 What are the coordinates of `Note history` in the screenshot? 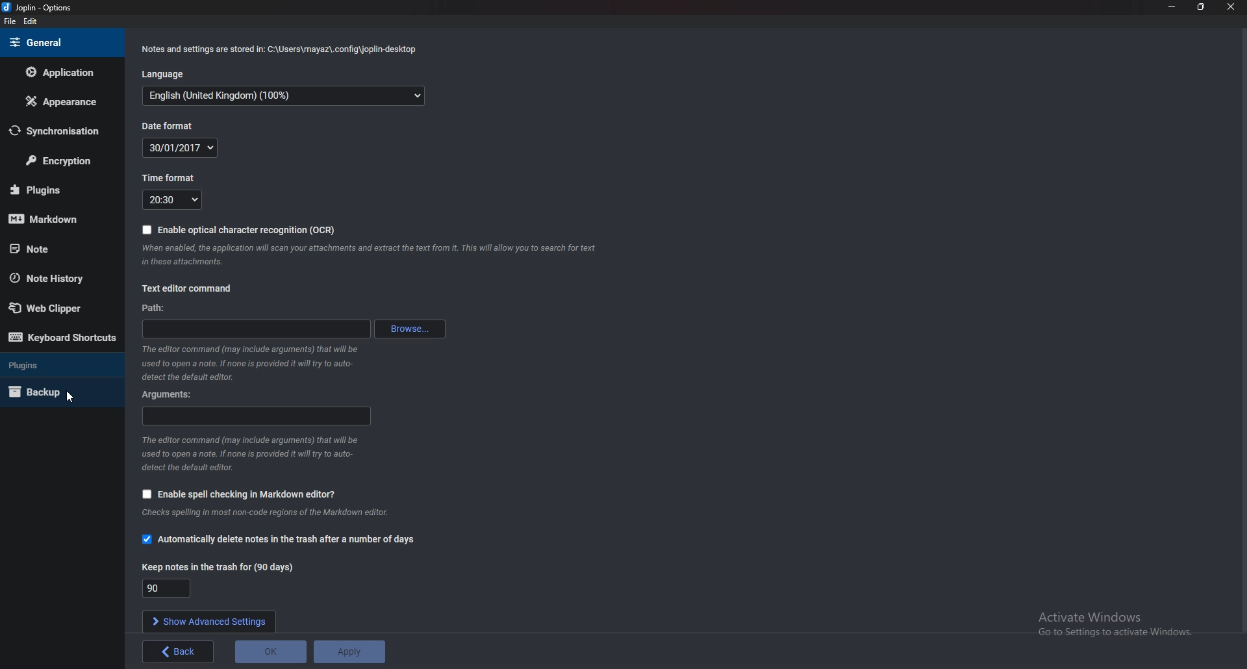 It's located at (56, 279).